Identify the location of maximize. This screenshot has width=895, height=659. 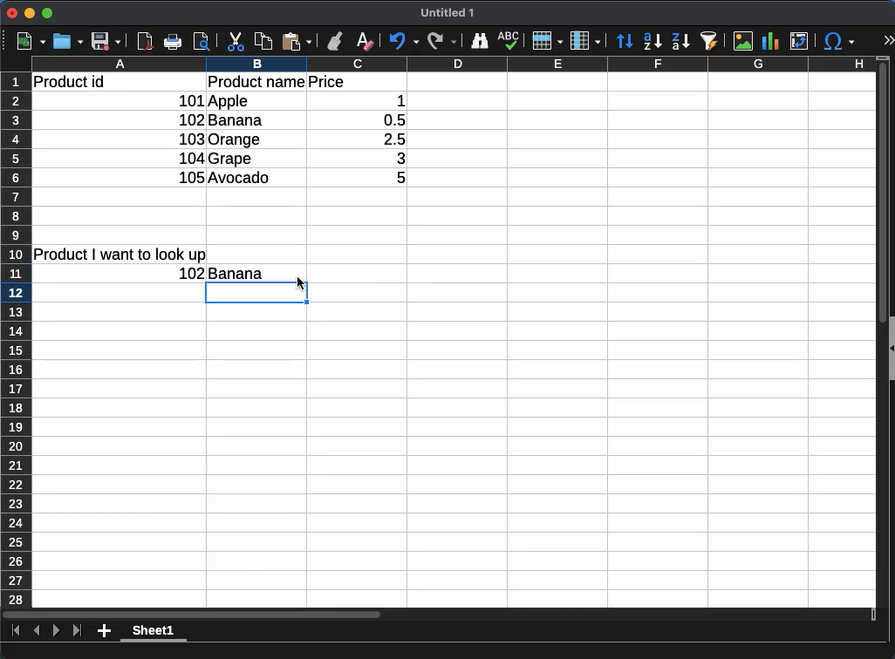
(47, 13).